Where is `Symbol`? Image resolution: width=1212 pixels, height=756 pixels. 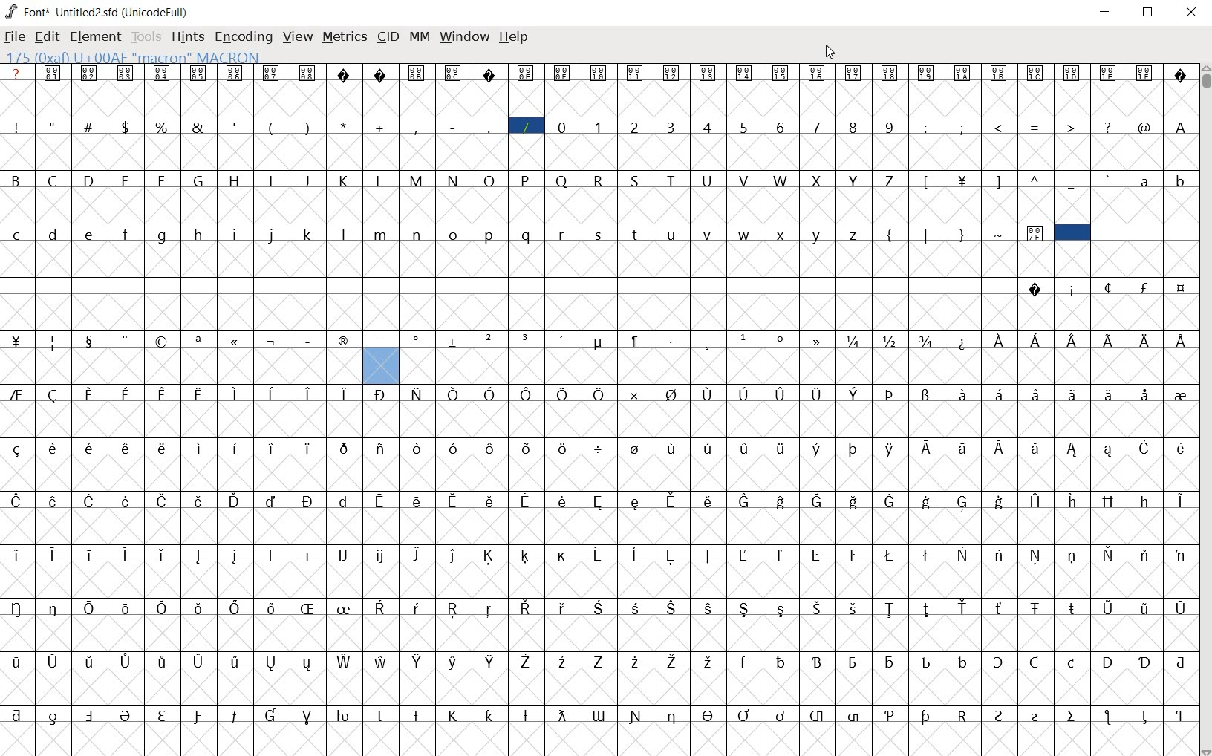 Symbol is located at coordinates (999, 339).